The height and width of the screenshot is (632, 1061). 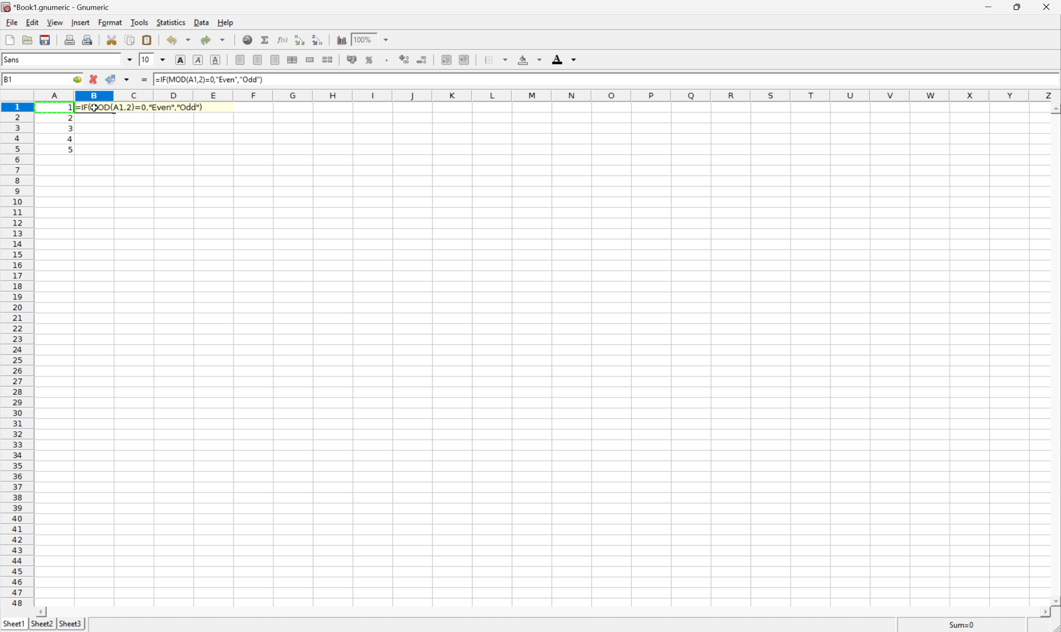 I want to click on , so click(x=1055, y=111).